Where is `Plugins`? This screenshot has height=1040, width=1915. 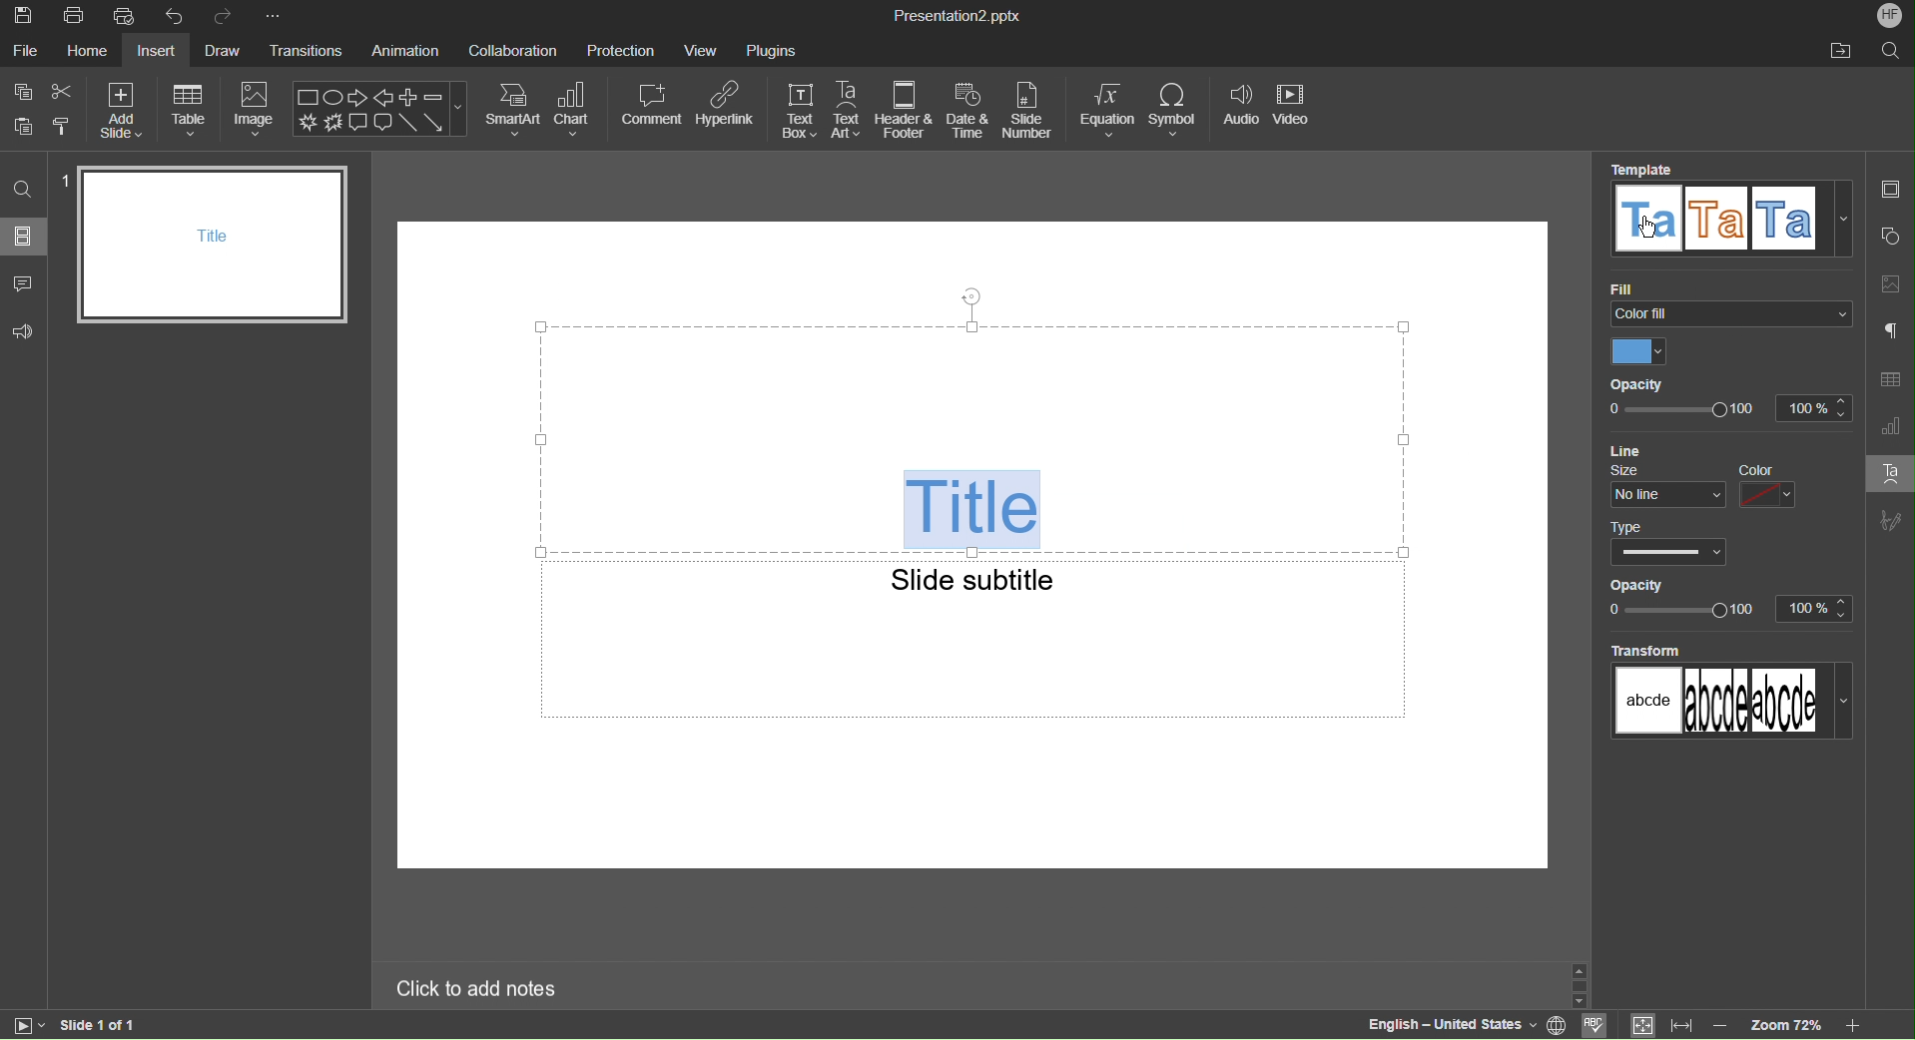 Plugins is located at coordinates (773, 49).